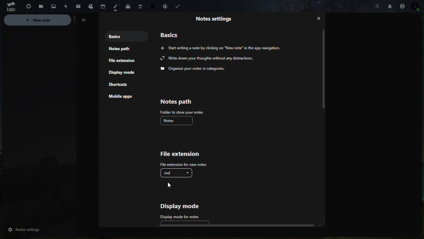  What do you see at coordinates (418, 7) in the screenshot?
I see `Profile` at bounding box center [418, 7].